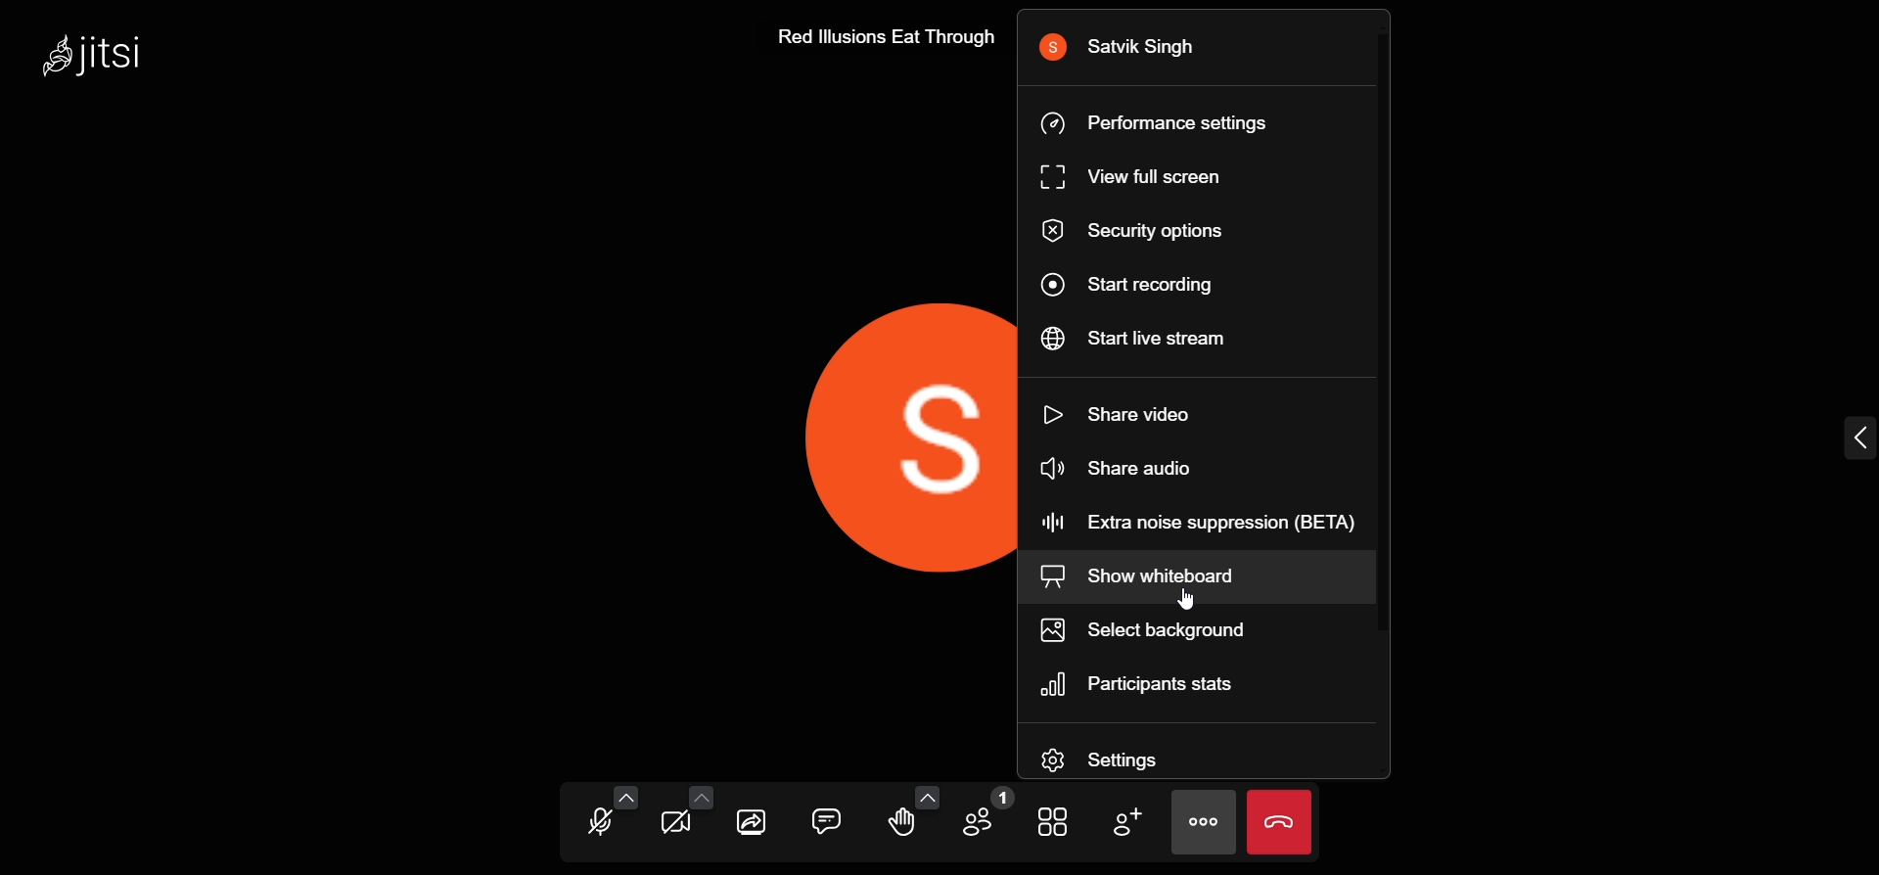  What do you see at coordinates (1146, 576) in the screenshot?
I see `show whiteboard` at bounding box center [1146, 576].